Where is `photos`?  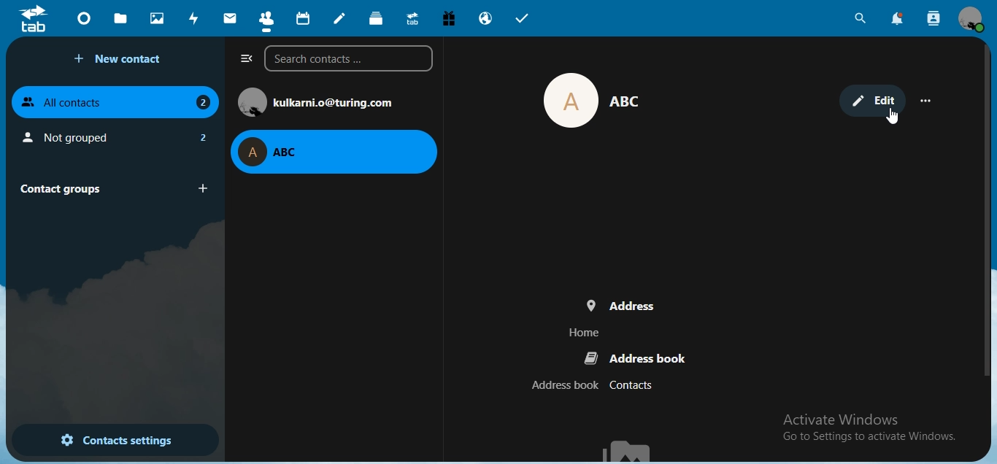
photos is located at coordinates (155, 18).